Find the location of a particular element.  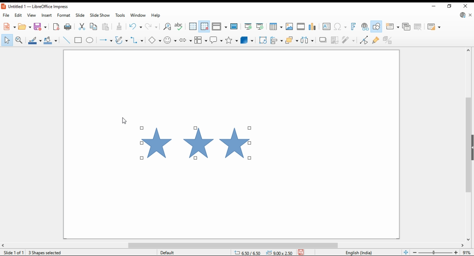

align objects is located at coordinates (277, 40).